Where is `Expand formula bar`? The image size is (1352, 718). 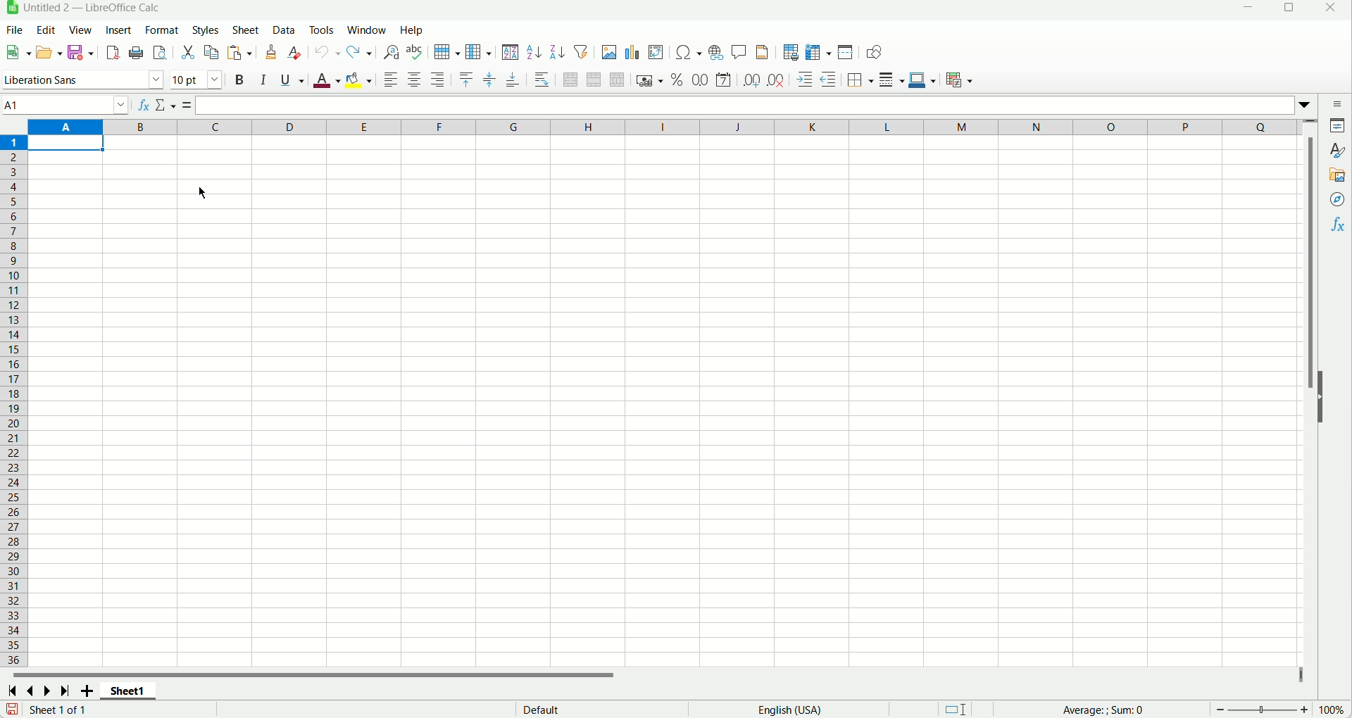 Expand formula bar is located at coordinates (1307, 103).